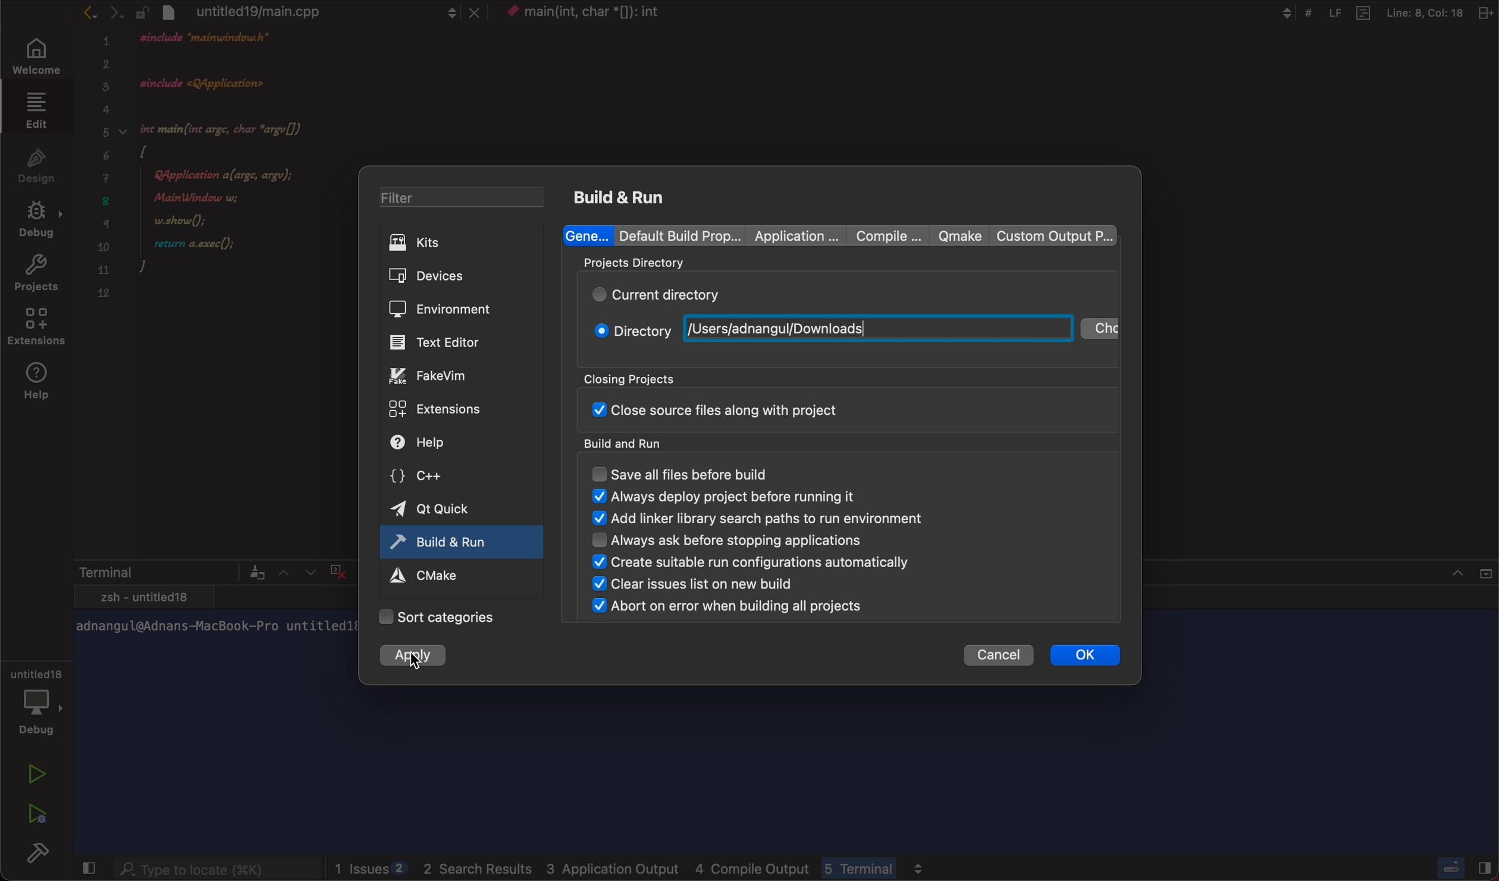 Image resolution: width=1499 pixels, height=881 pixels. What do you see at coordinates (467, 543) in the screenshot?
I see `active tab` at bounding box center [467, 543].